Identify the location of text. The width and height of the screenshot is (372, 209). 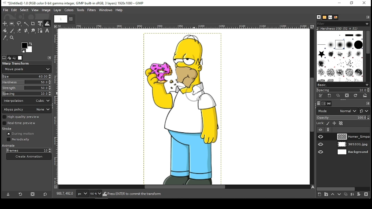
(330, 17).